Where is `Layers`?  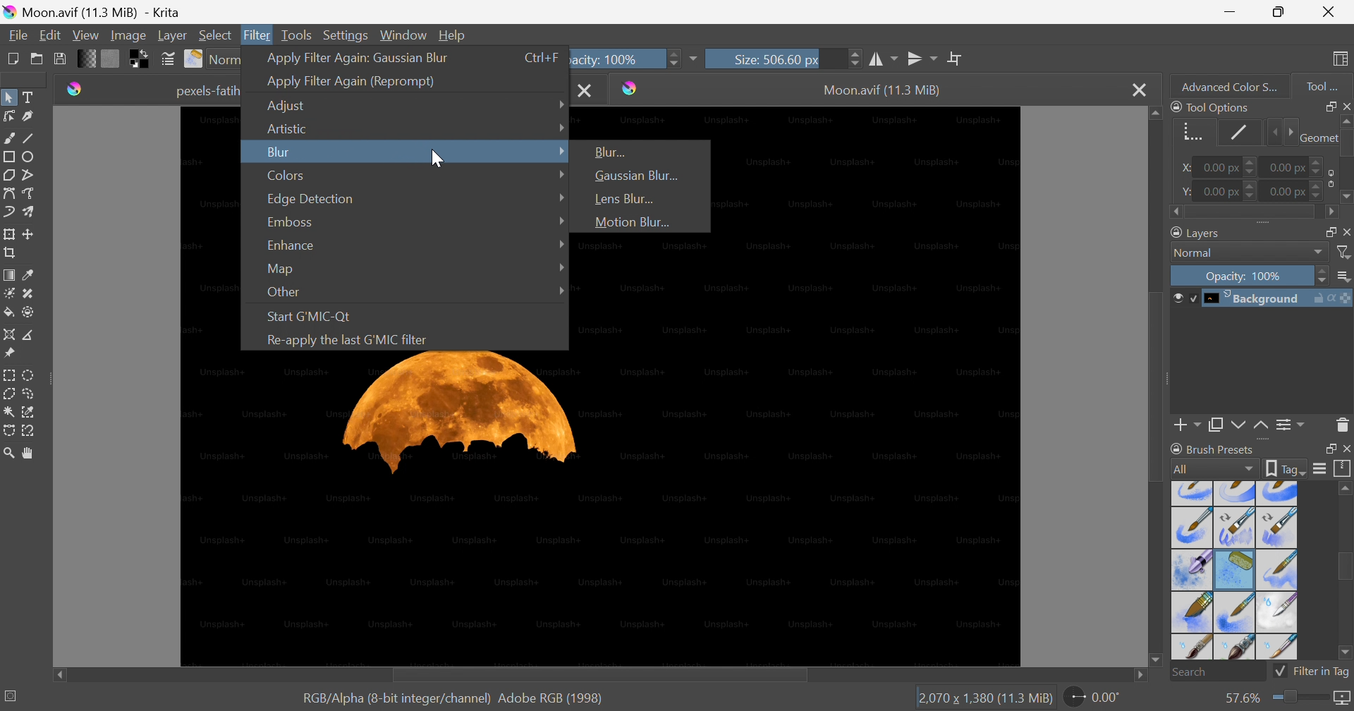
Layers is located at coordinates (1193, 233).